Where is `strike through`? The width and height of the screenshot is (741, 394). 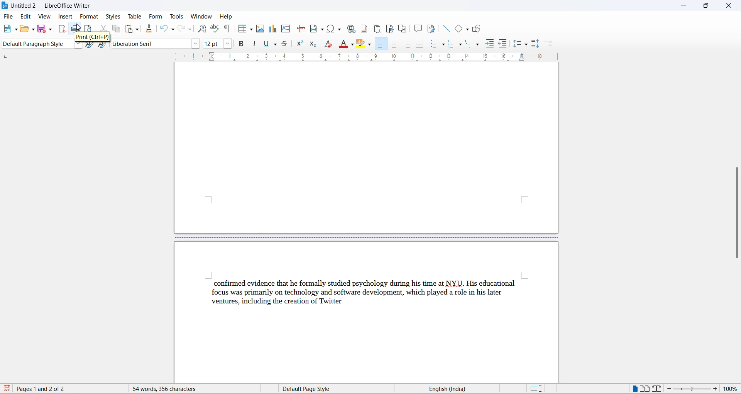
strike through is located at coordinates (286, 45).